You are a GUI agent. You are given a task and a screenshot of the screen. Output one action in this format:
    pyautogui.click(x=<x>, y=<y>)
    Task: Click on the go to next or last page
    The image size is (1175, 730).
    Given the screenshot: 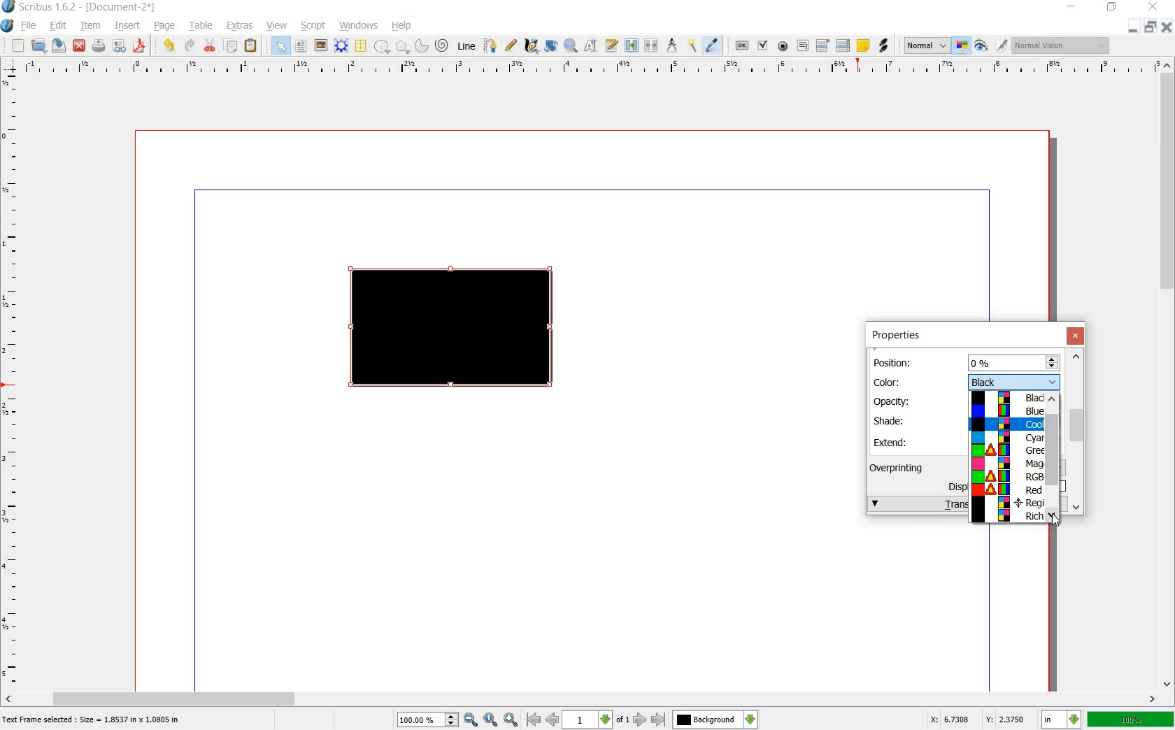 What is the action you would take?
    pyautogui.click(x=648, y=720)
    